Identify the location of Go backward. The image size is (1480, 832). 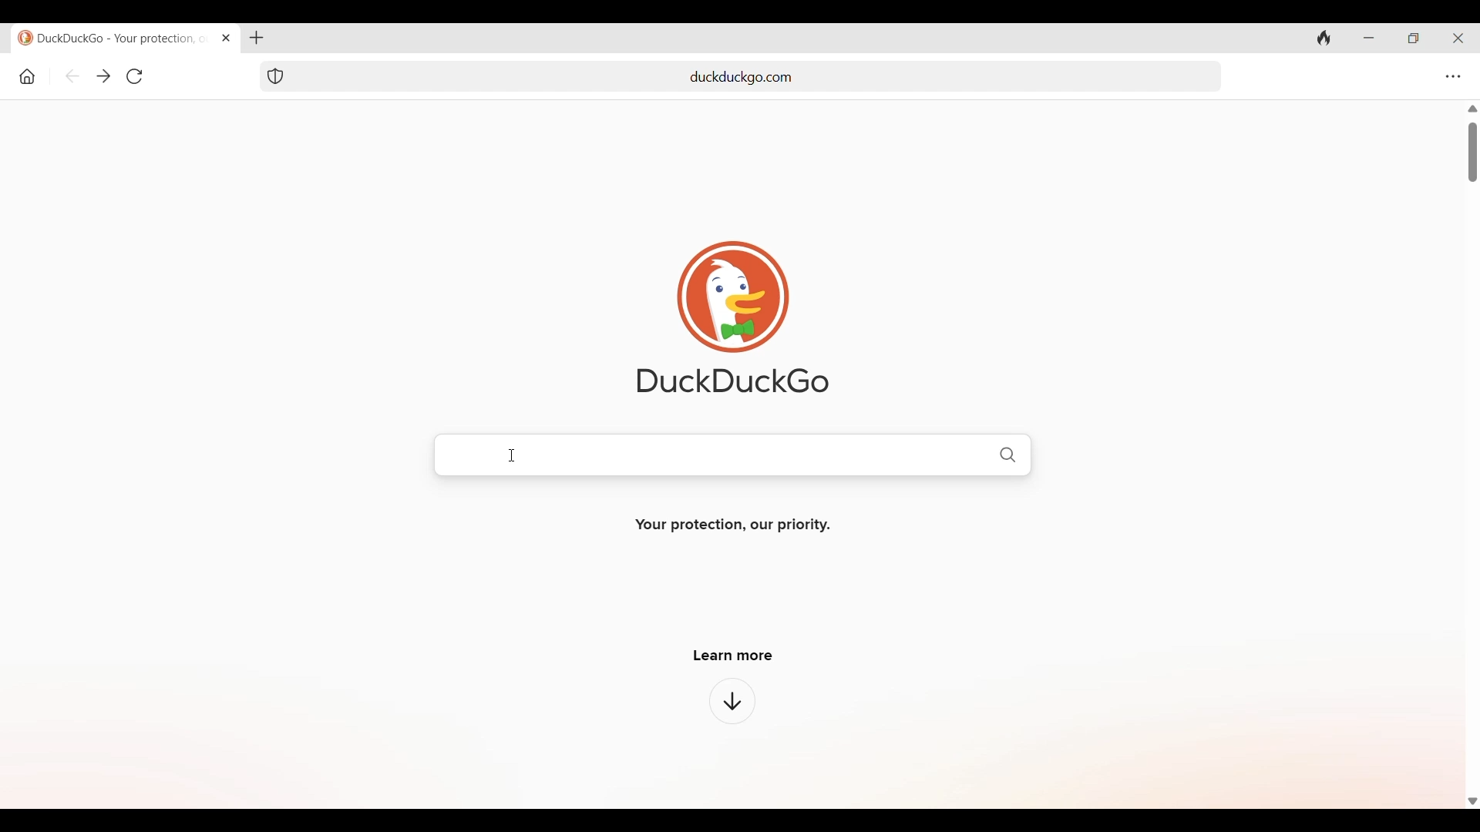
(103, 75).